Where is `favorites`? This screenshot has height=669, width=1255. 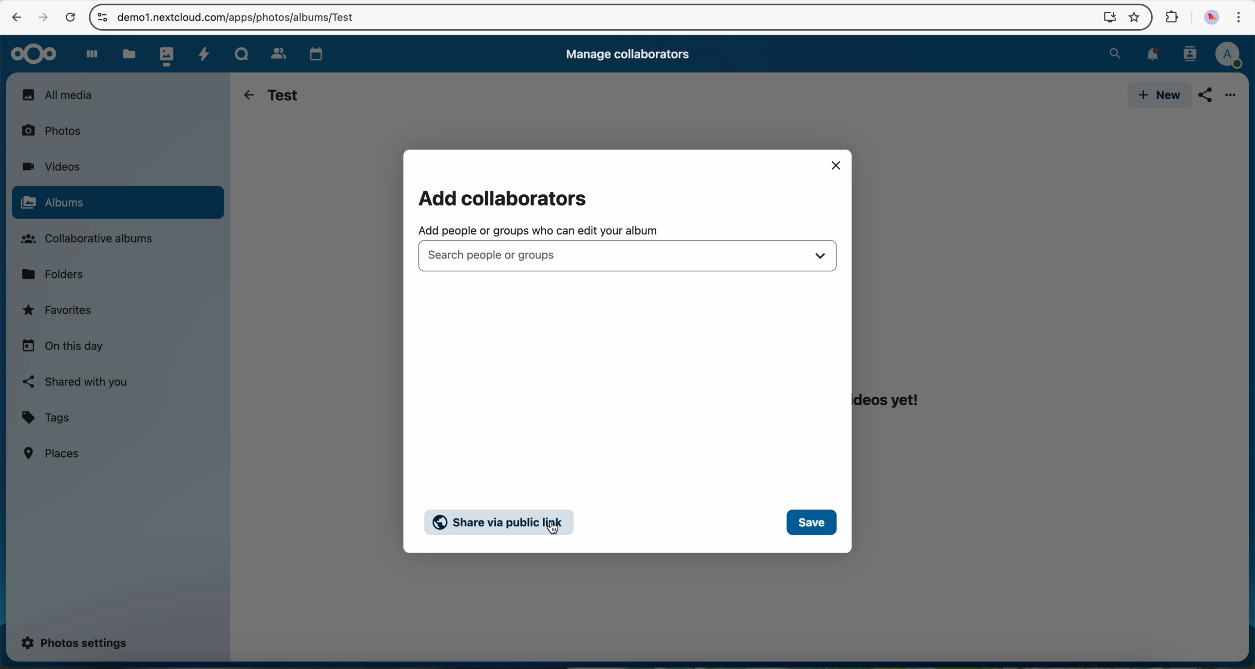
favorites is located at coordinates (1133, 19).